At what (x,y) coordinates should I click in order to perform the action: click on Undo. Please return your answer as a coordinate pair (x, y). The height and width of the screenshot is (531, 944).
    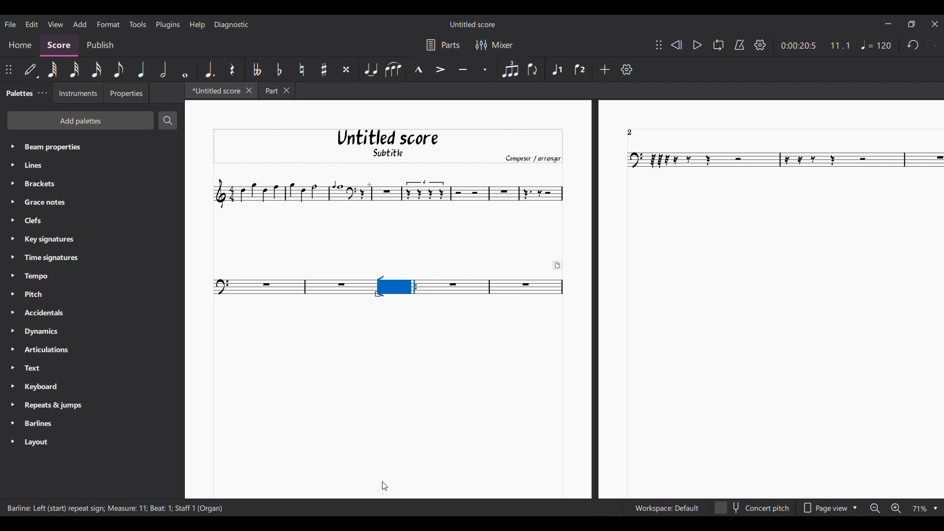
    Looking at the image, I should click on (913, 45).